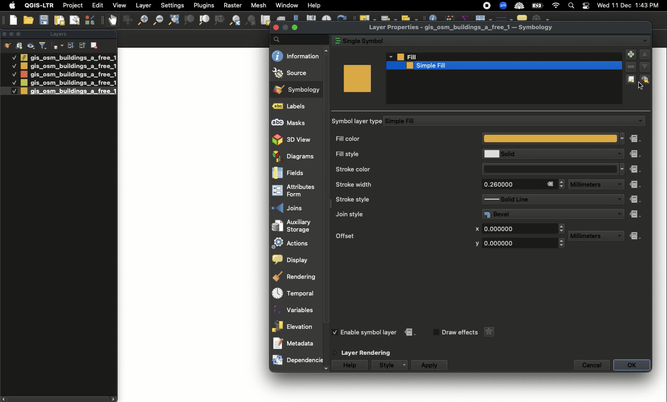  Describe the element at coordinates (4, 20) in the screenshot. I see `` at that location.